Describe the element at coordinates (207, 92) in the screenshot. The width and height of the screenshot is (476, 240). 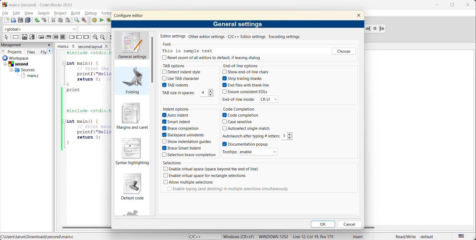
I see `4` at that location.